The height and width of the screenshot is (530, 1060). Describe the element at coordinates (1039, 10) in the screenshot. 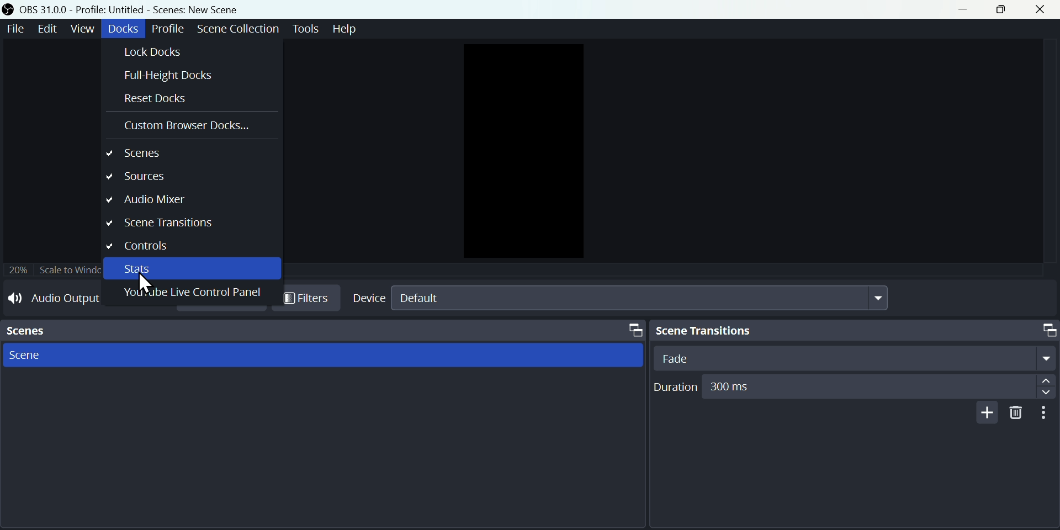

I see `close` at that location.